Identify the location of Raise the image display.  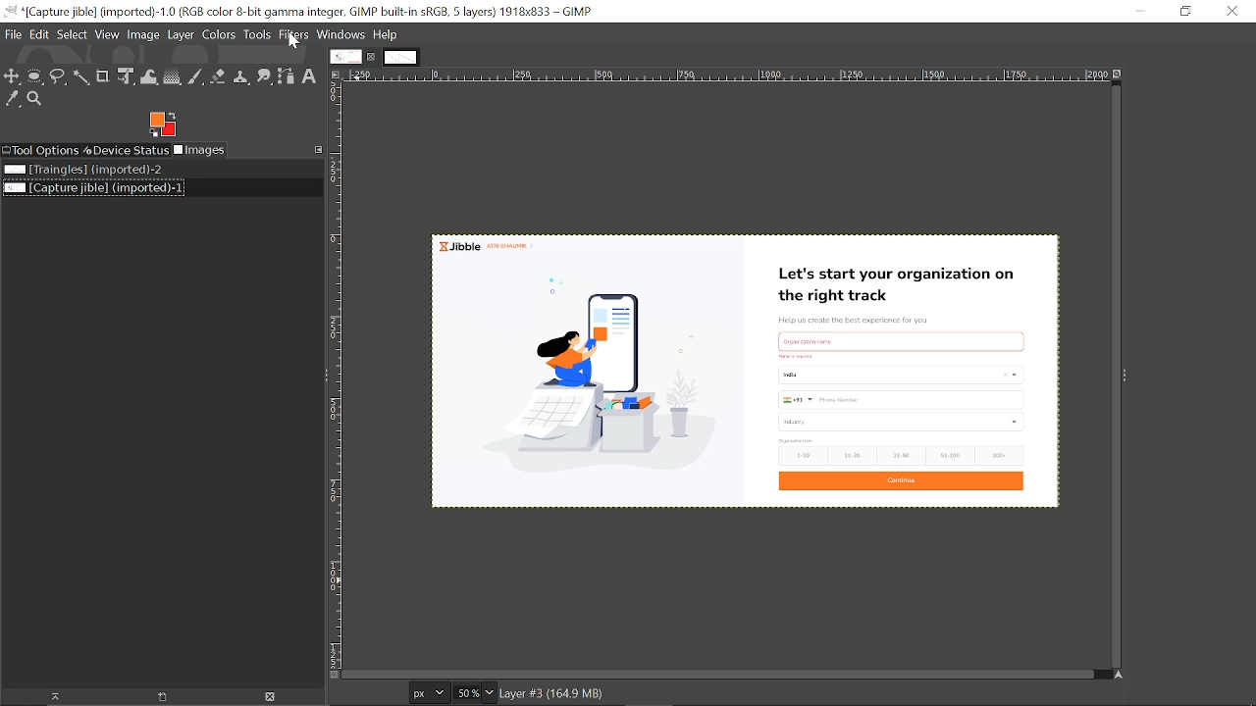
(50, 697).